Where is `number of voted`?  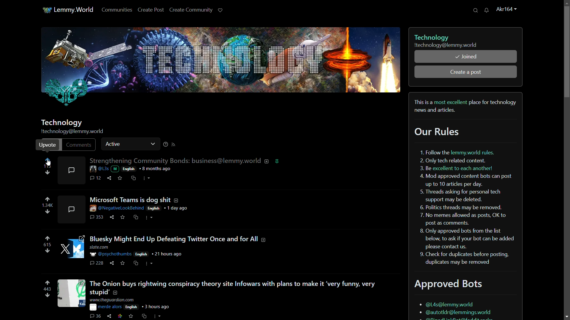 number of voted is located at coordinates (47, 205).